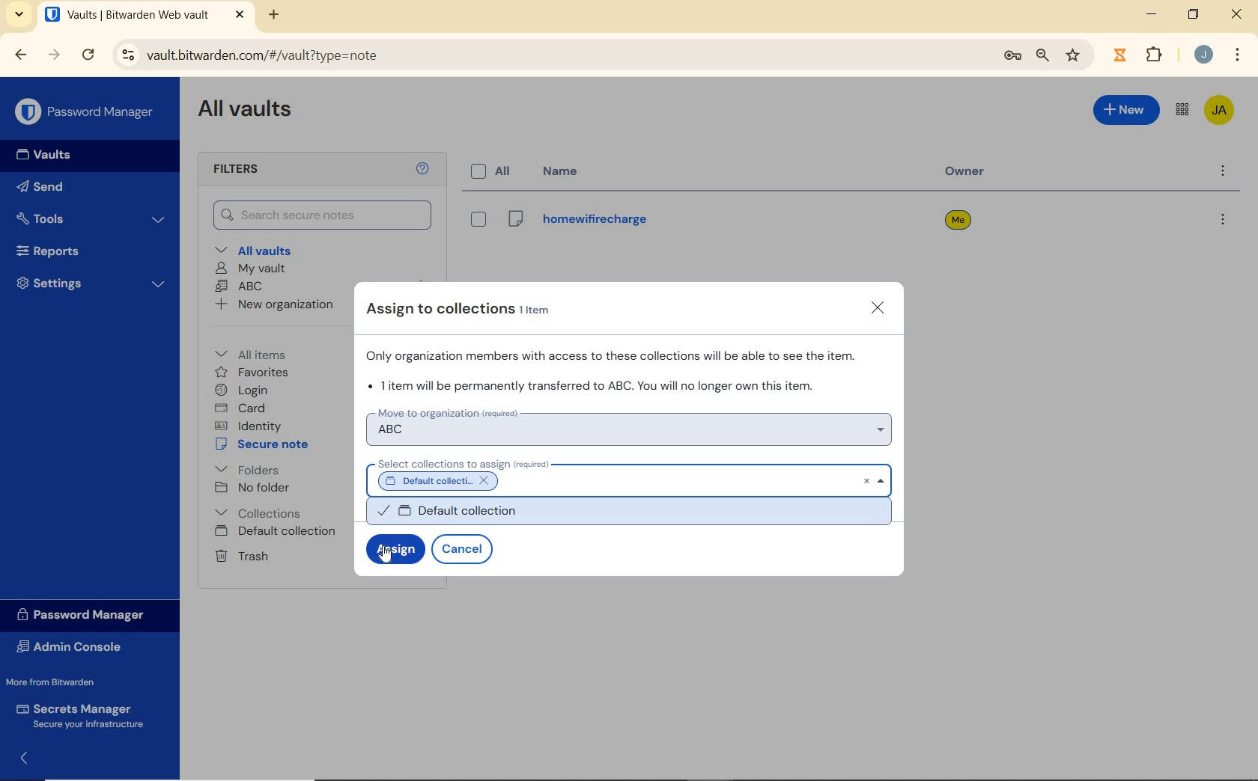 The height and width of the screenshot is (781, 1258). Describe the element at coordinates (88, 55) in the screenshot. I see `reload` at that location.